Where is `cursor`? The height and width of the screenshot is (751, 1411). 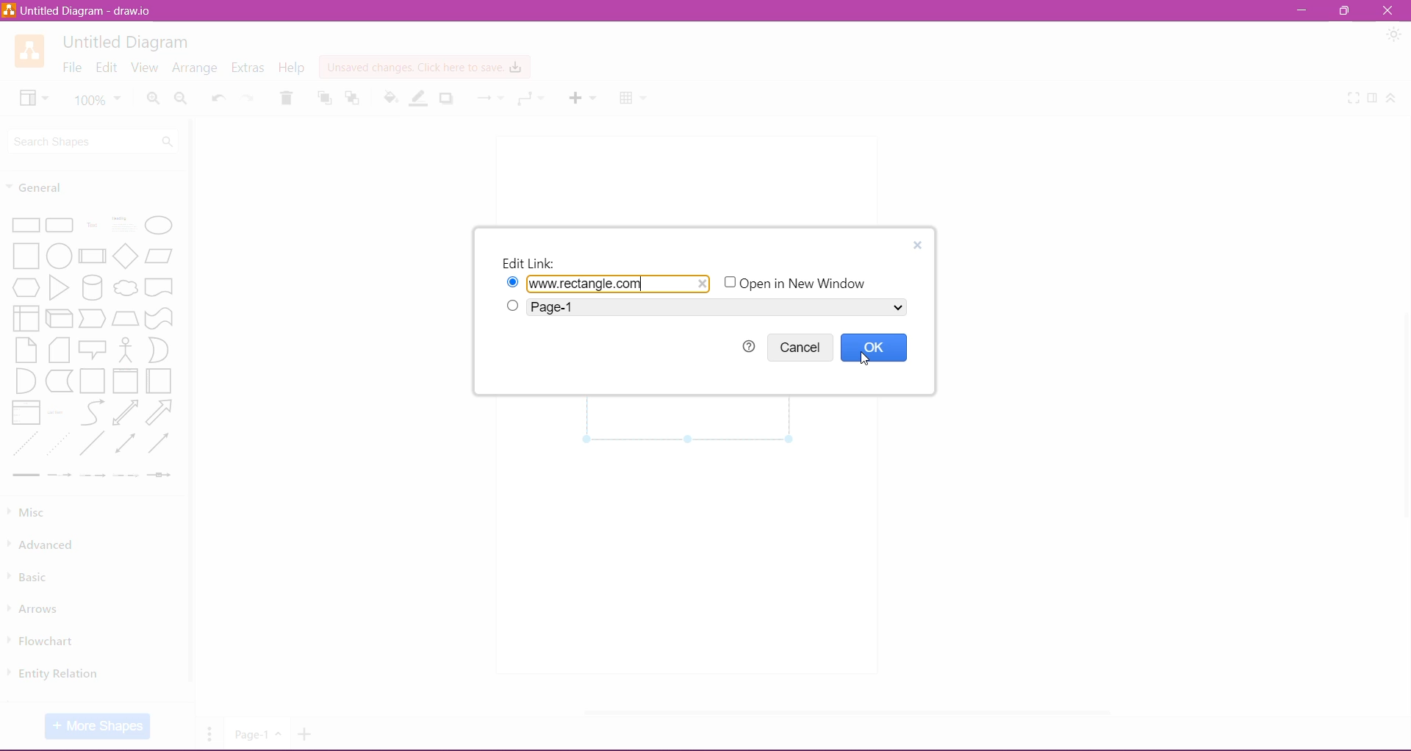
cursor is located at coordinates (868, 361).